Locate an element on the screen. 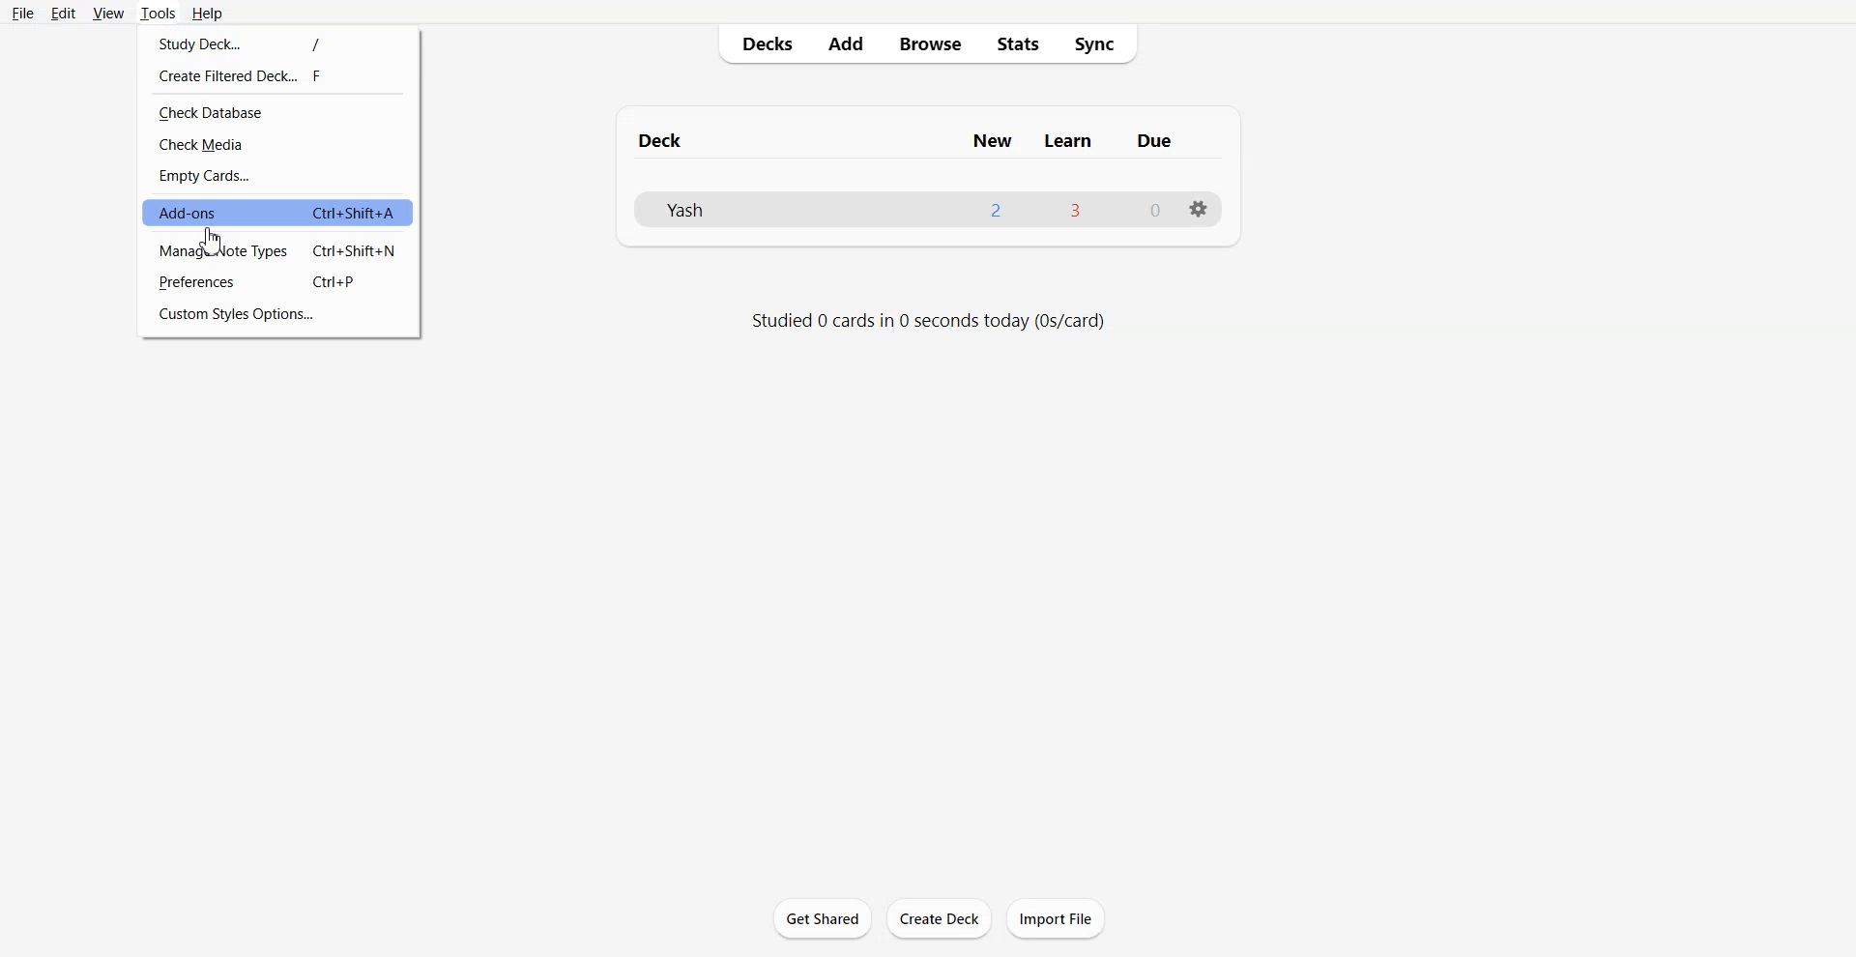  2 is located at coordinates (996, 210).